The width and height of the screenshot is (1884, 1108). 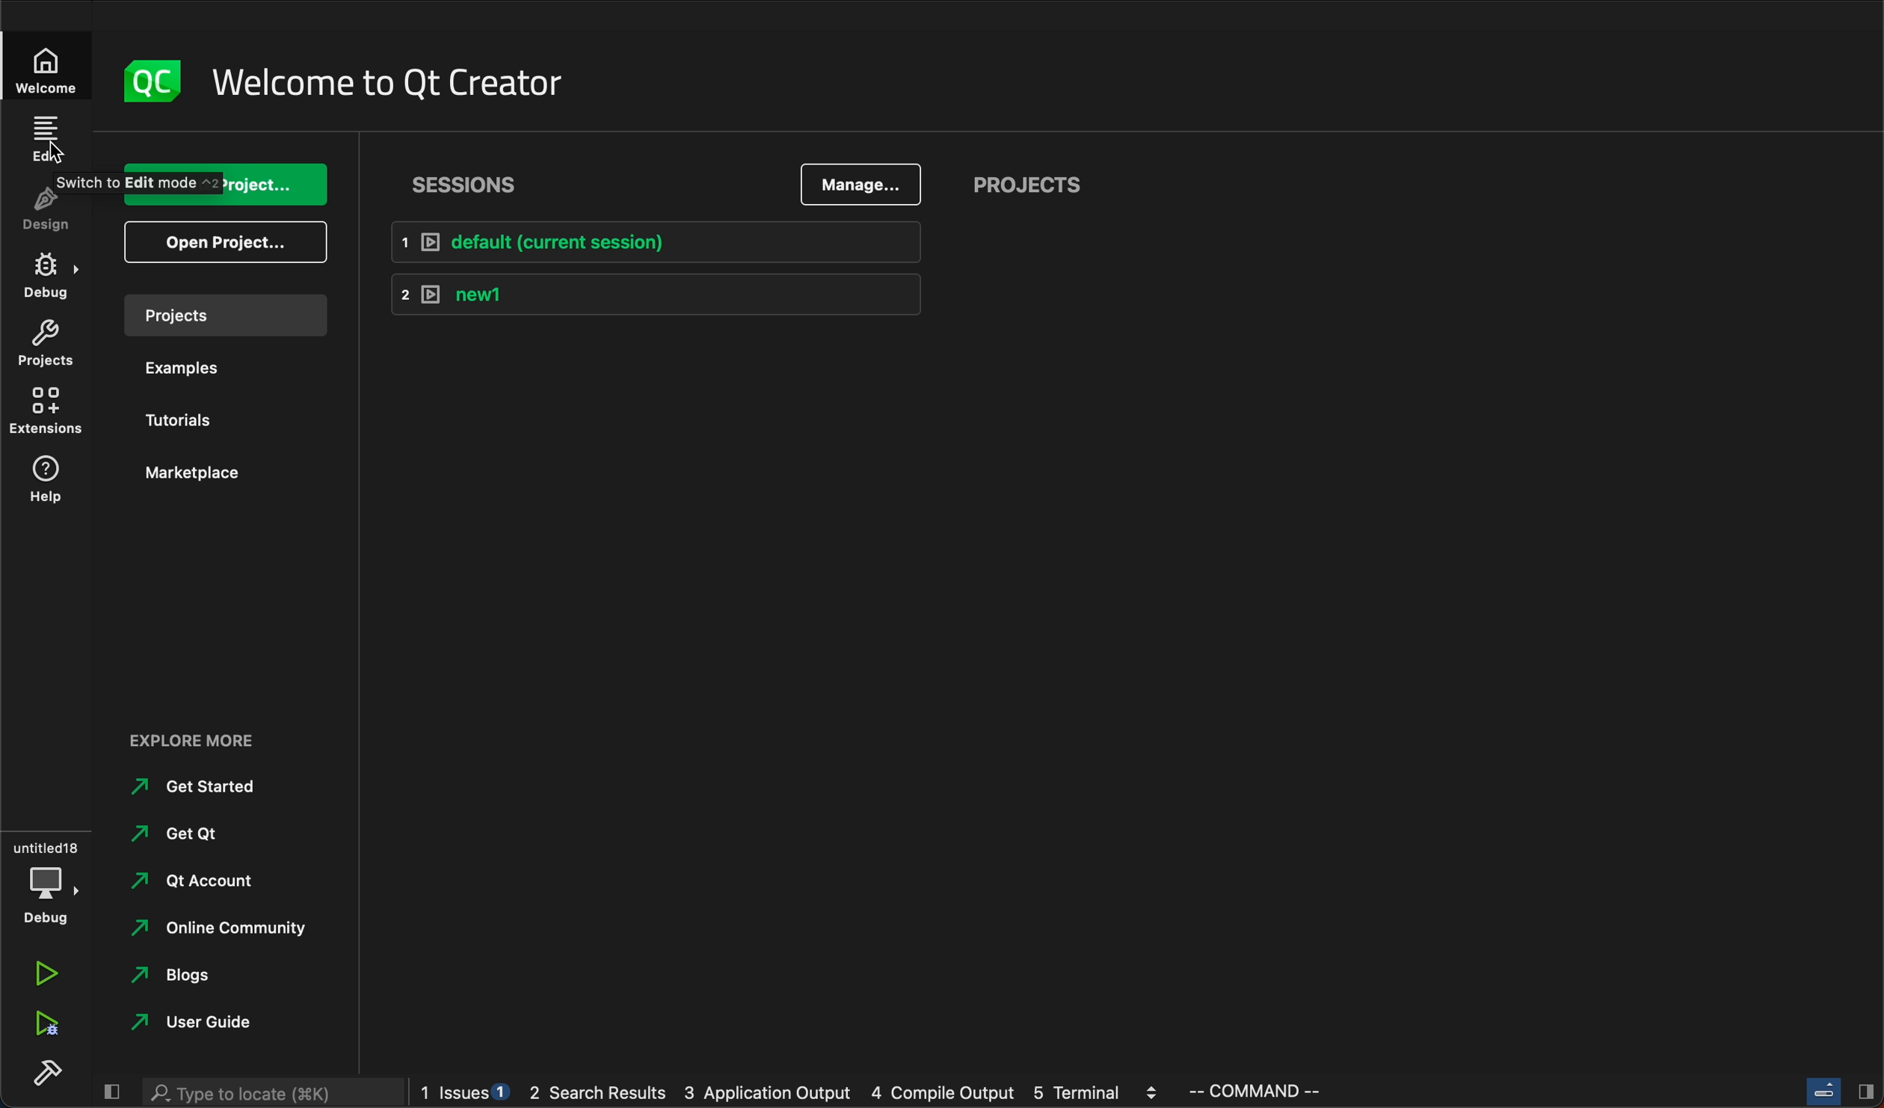 I want to click on explore , so click(x=208, y=739).